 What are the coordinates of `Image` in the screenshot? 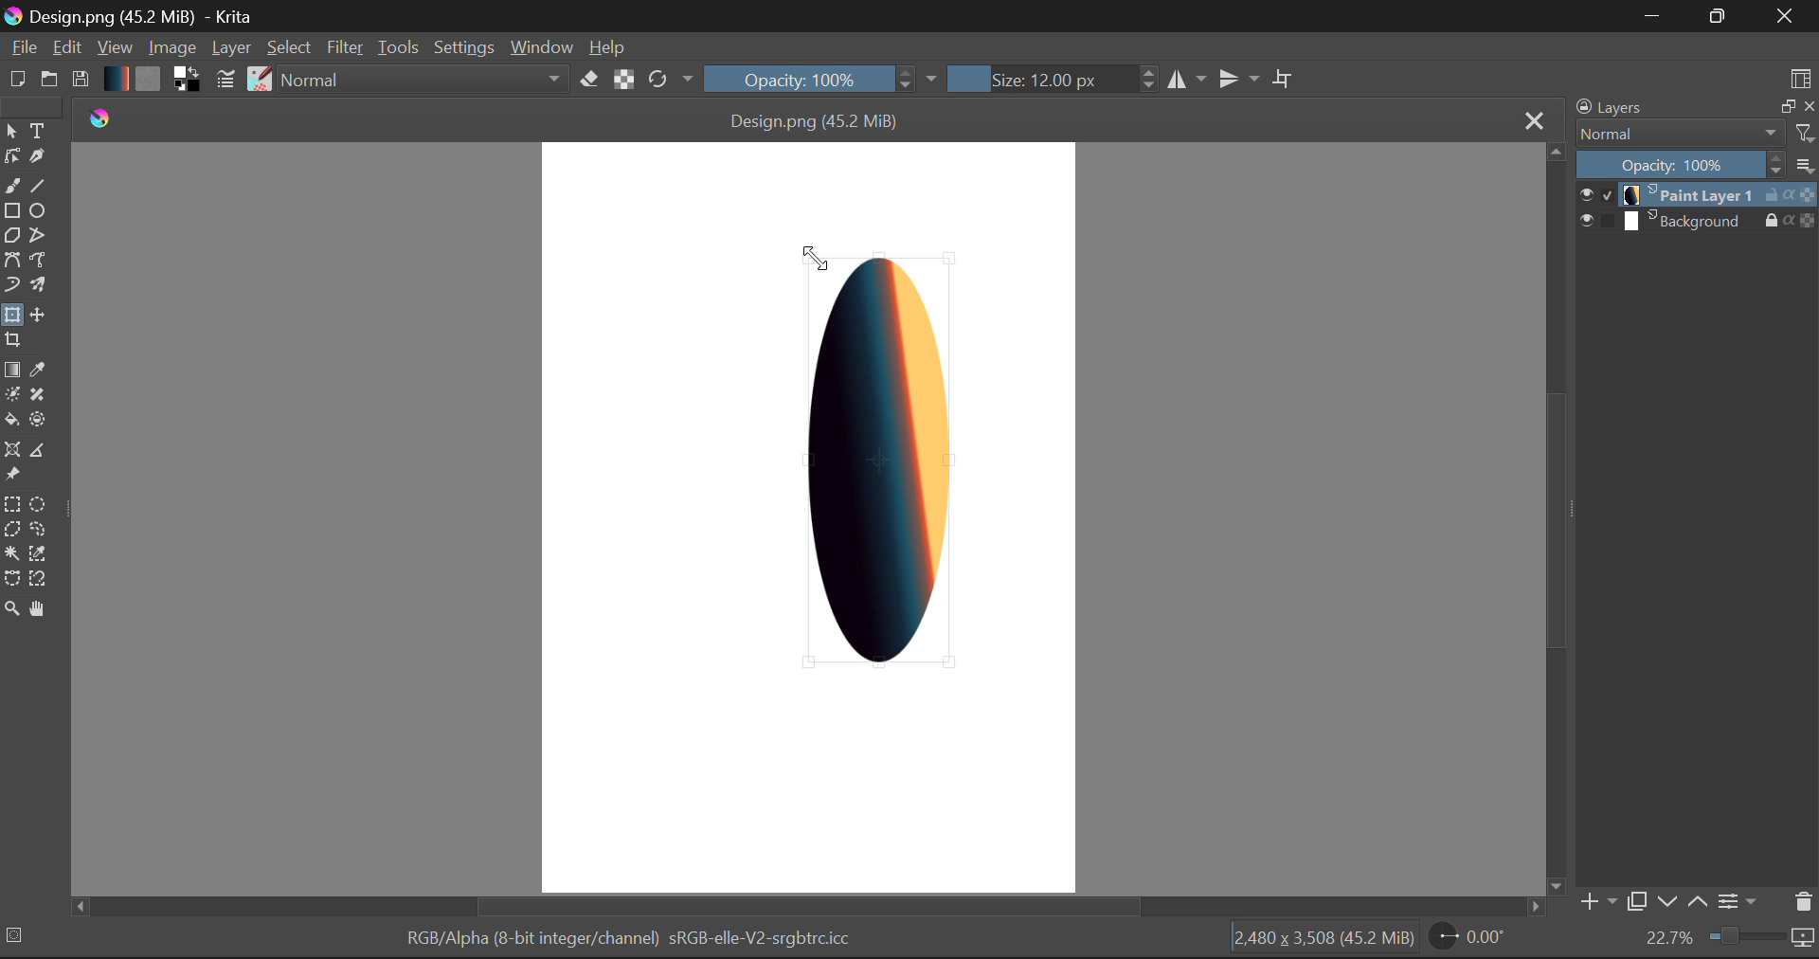 It's located at (171, 46).